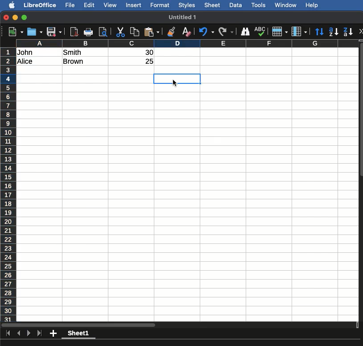  I want to click on Edit, so click(89, 4).